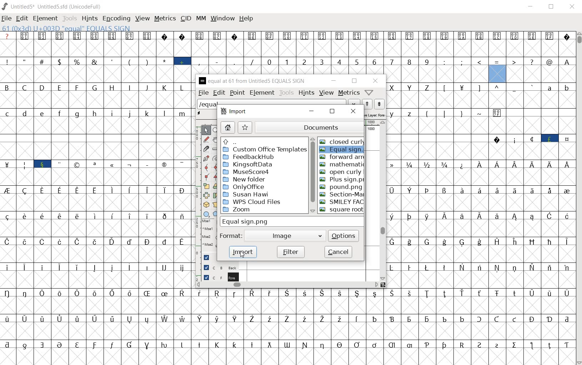  Describe the element at coordinates (341, 187) in the screenshot. I see `POUND.PNG` at that location.